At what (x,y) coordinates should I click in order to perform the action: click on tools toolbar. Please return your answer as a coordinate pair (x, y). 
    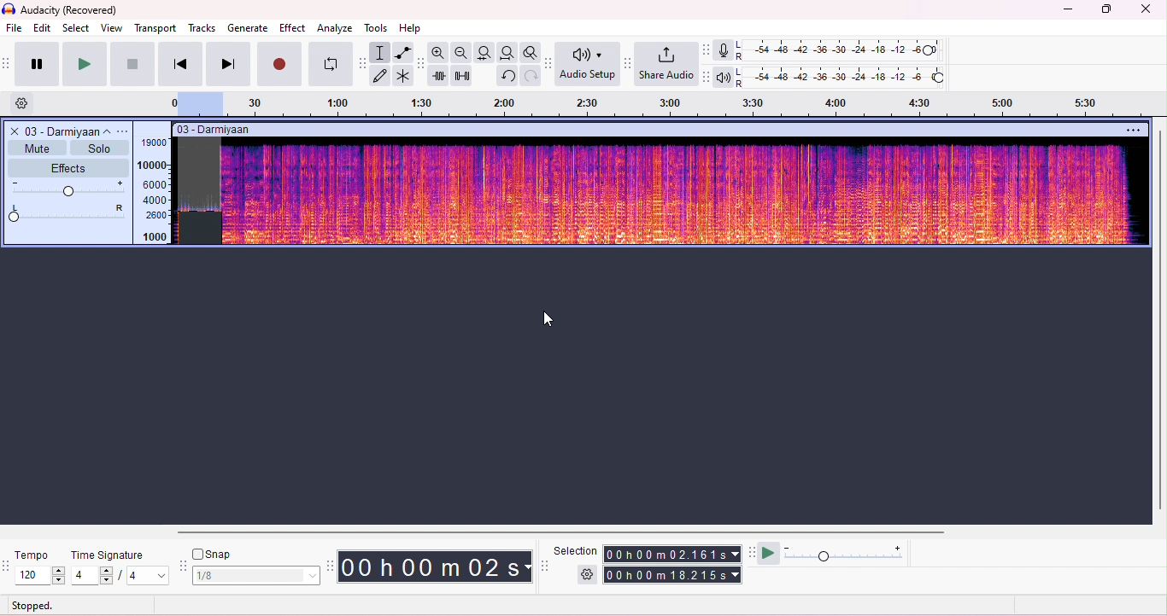
    Looking at the image, I should click on (362, 64).